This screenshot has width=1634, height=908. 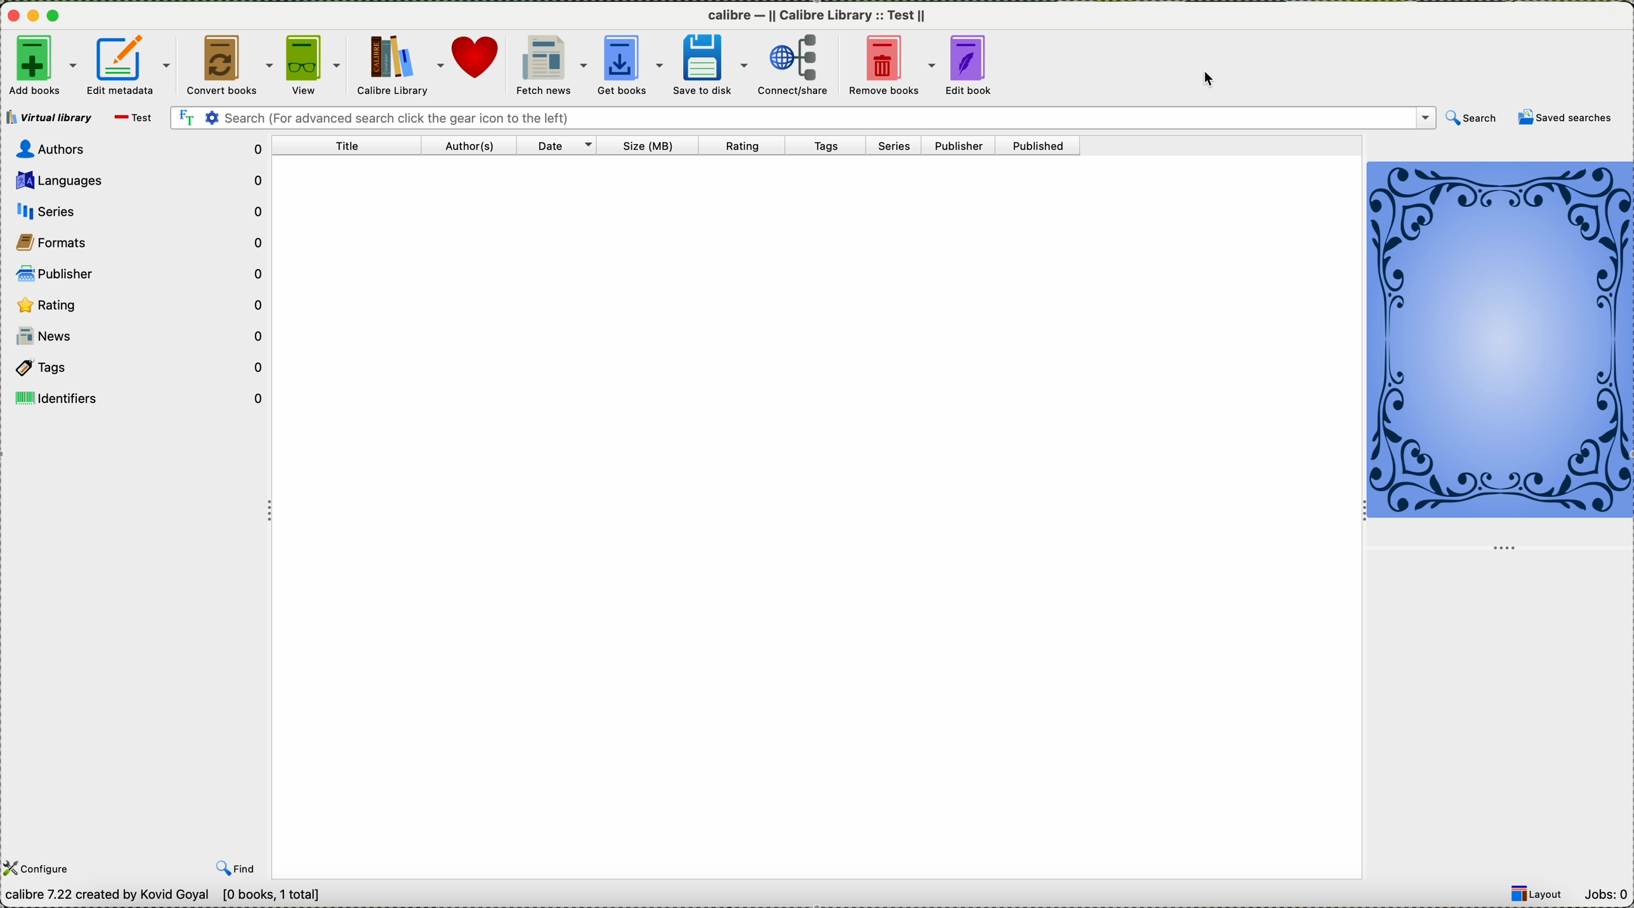 What do you see at coordinates (138, 242) in the screenshot?
I see `formats` at bounding box center [138, 242].